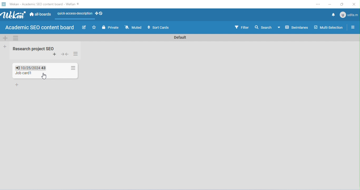 This screenshot has height=190, width=360. What do you see at coordinates (110, 27) in the screenshot?
I see `private` at bounding box center [110, 27].